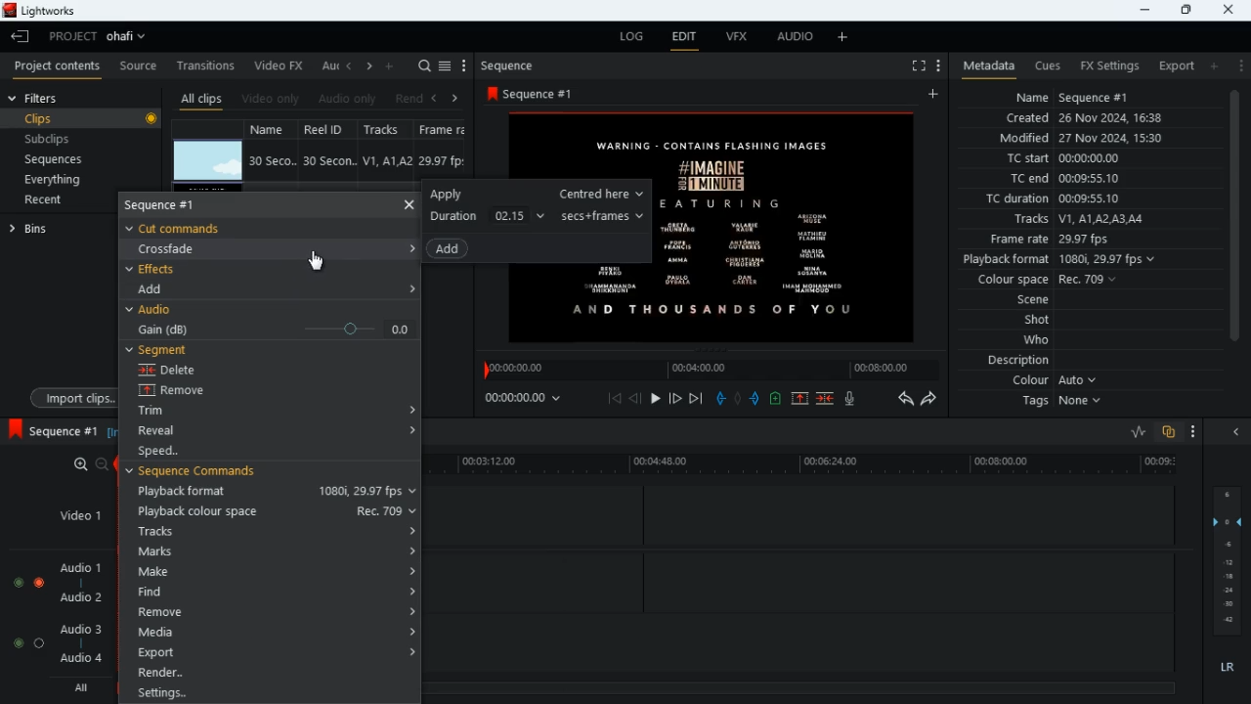  Describe the element at coordinates (1073, 95) in the screenshot. I see `name` at that location.